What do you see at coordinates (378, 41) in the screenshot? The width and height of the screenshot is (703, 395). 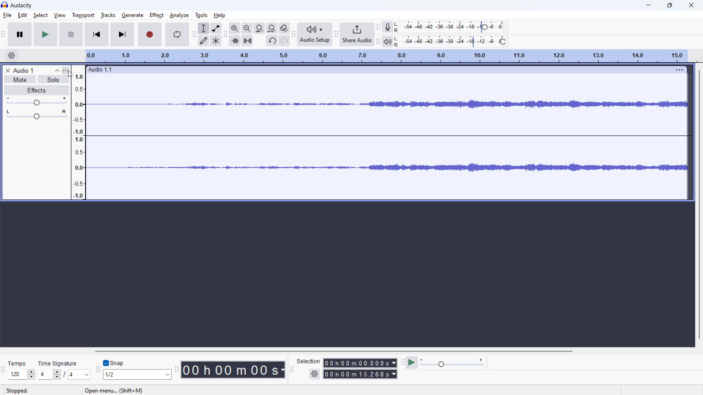 I see `playback meter toolbar` at bounding box center [378, 41].